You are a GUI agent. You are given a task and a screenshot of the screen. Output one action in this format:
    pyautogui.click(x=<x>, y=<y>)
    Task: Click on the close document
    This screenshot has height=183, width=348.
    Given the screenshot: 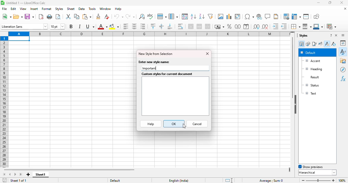 What is the action you would take?
    pyautogui.click(x=345, y=8)
    